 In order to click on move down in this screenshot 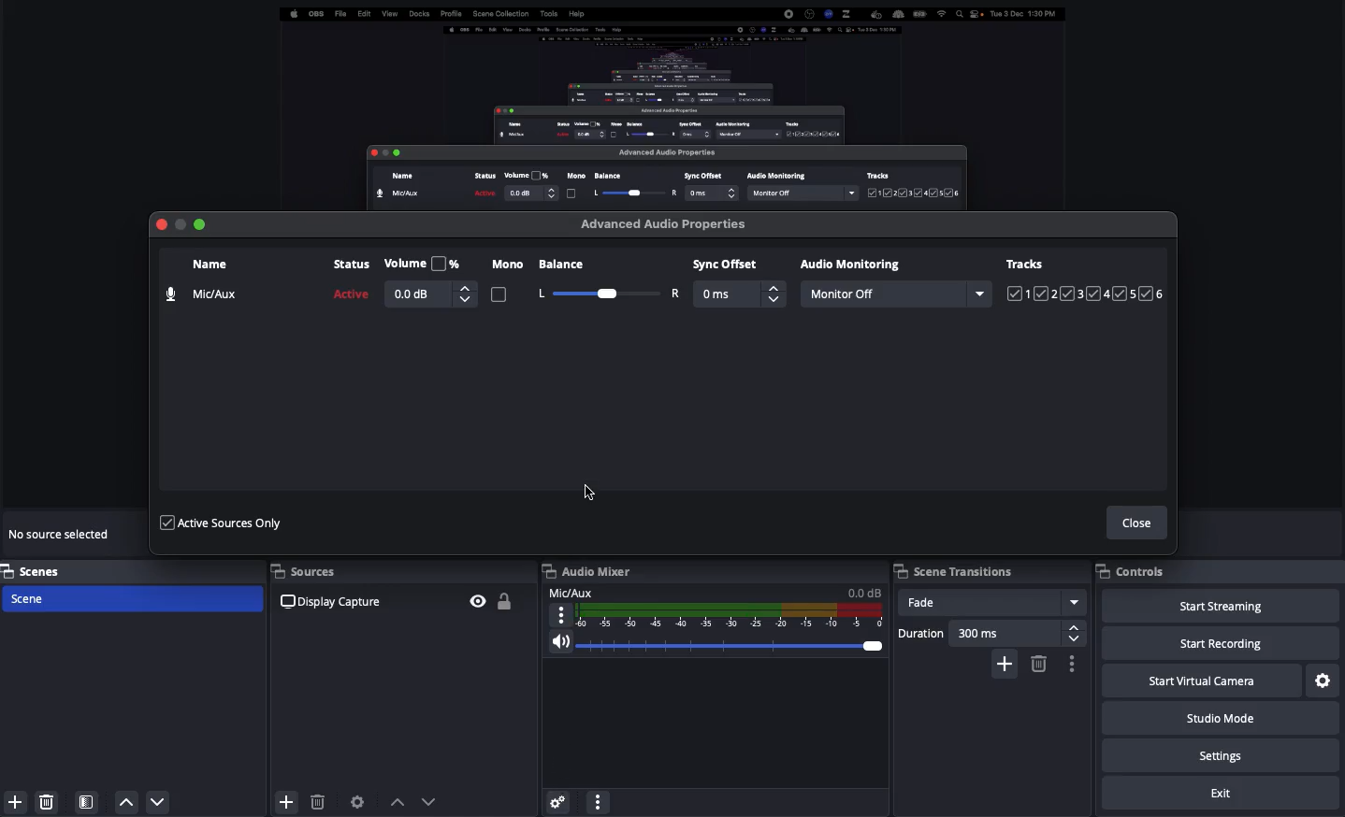, I will do `click(161, 795)`.